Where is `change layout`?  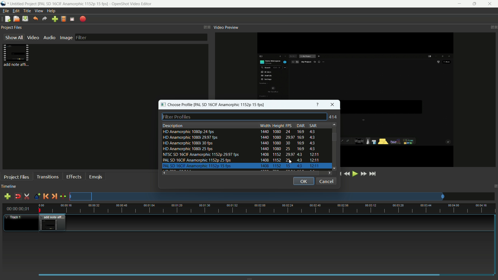
change layout is located at coordinates (202, 27).